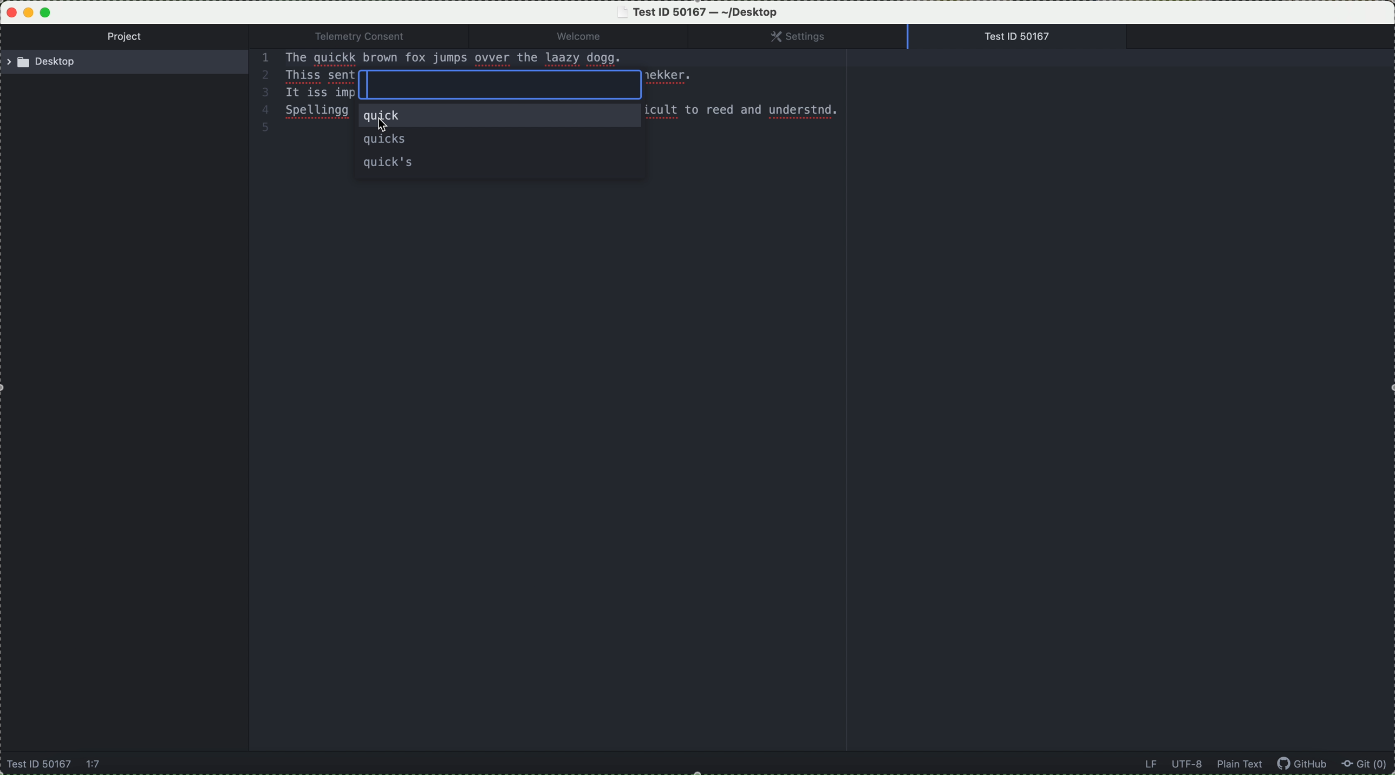 This screenshot has width=1395, height=775. I want to click on space to write, so click(501, 86).